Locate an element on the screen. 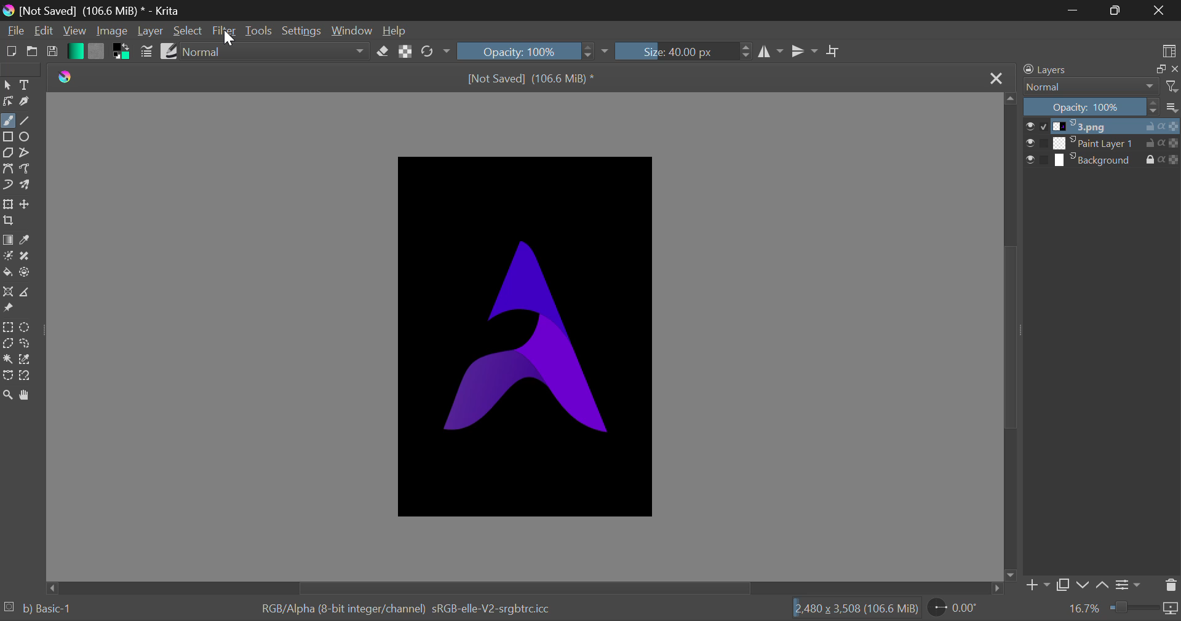 This screenshot has width=1181, height=621. Rectangle is located at coordinates (10, 137).